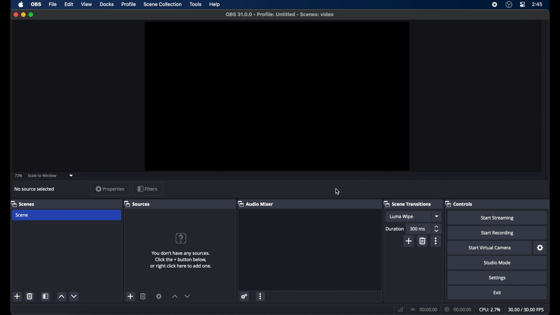 This screenshot has width=560, height=315. I want to click on settings, so click(159, 296).